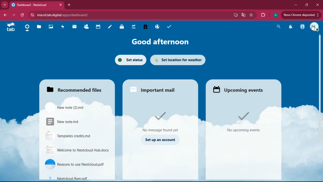 The image size is (323, 182). I want to click on activity, so click(62, 27).